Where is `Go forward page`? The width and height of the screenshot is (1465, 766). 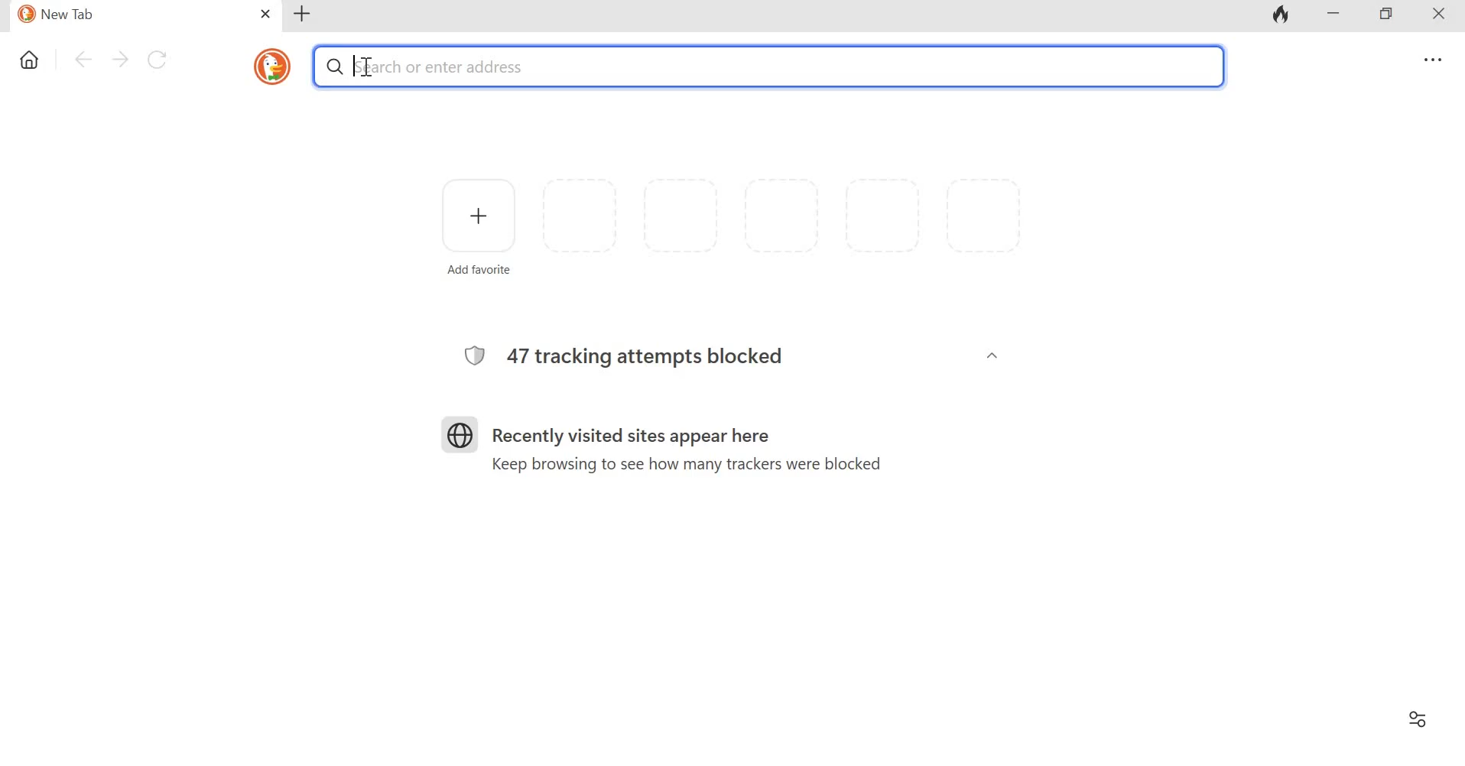 Go forward page is located at coordinates (120, 58).